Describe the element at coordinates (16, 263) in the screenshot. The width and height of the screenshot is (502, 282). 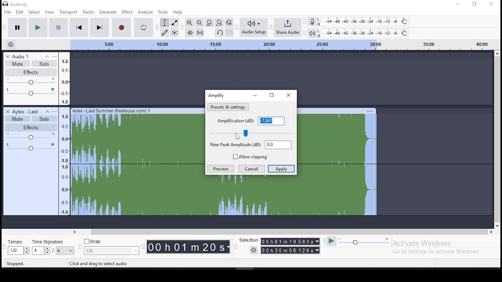
I see `stopped` at that location.